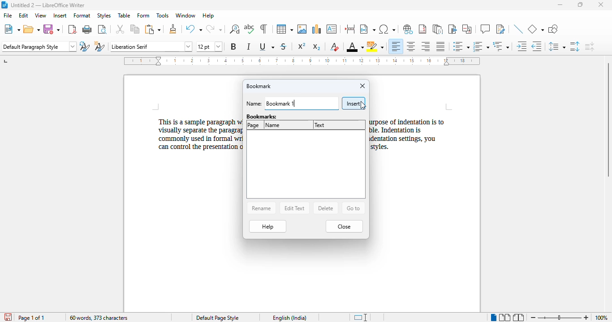 The image size is (612, 322). What do you see at coordinates (422, 29) in the screenshot?
I see `insert footnote` at bounding box center [422, 29].